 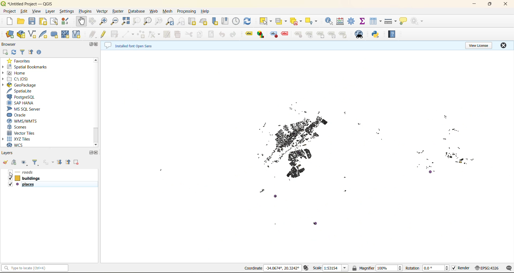 What do you see at coordinates (189, 34) in the screenshot?
I see `cut` at bounding box center [189, 34].